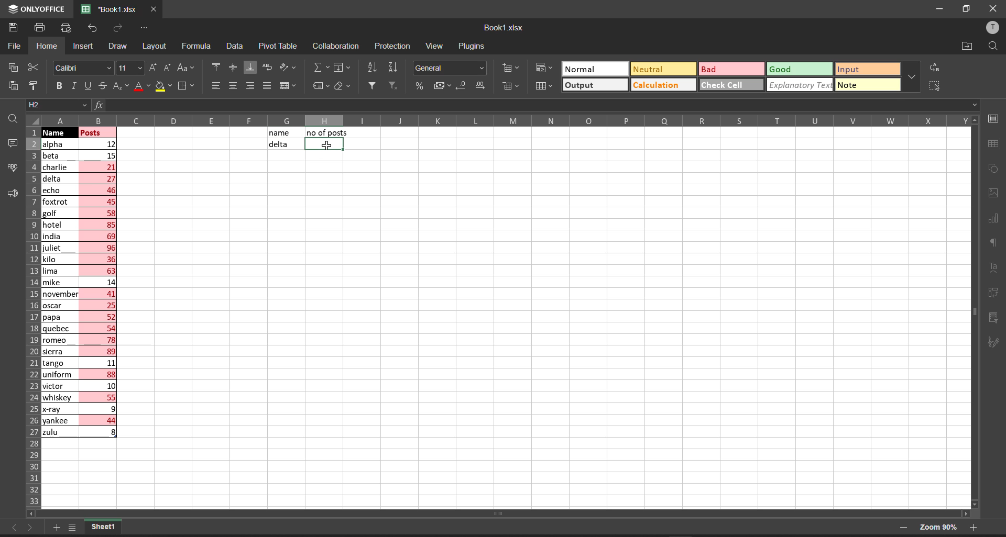  Describe the element at coordinates (235, 46) in the screenshot. I see `data` at that location.